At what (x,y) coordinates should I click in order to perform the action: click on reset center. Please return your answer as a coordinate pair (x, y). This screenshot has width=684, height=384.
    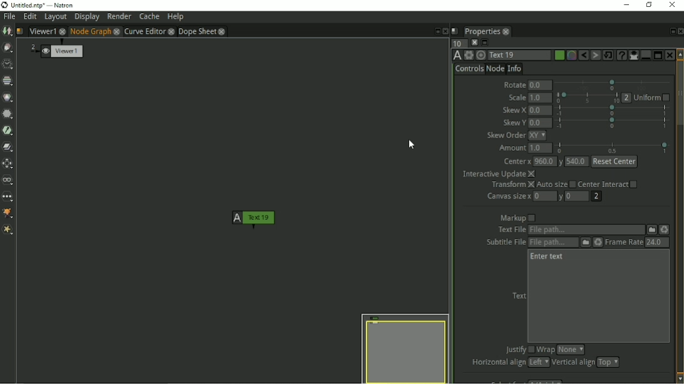
    Looking at the image, I should click on (614, 161).